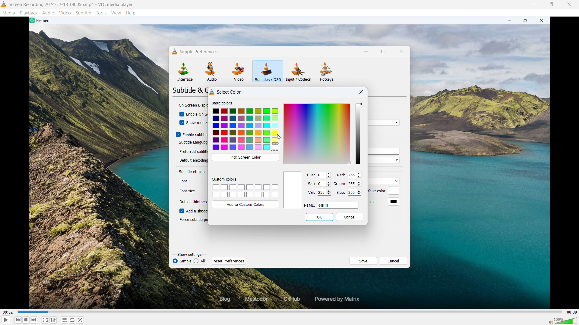 This screenshot has width=579, height=325. What do you see at coordinates (192, 150) in the screenshot?
I see `| Preferred subtitle language` at bounding box center [192, 150].